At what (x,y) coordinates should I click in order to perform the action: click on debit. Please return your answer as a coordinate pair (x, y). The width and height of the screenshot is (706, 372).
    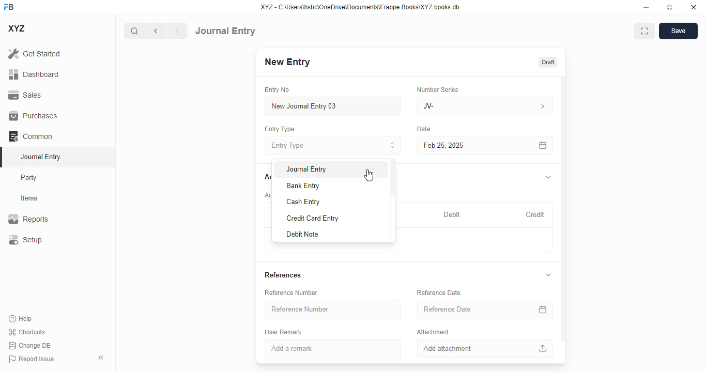
    Looking at the image, I should click on (452, 215).